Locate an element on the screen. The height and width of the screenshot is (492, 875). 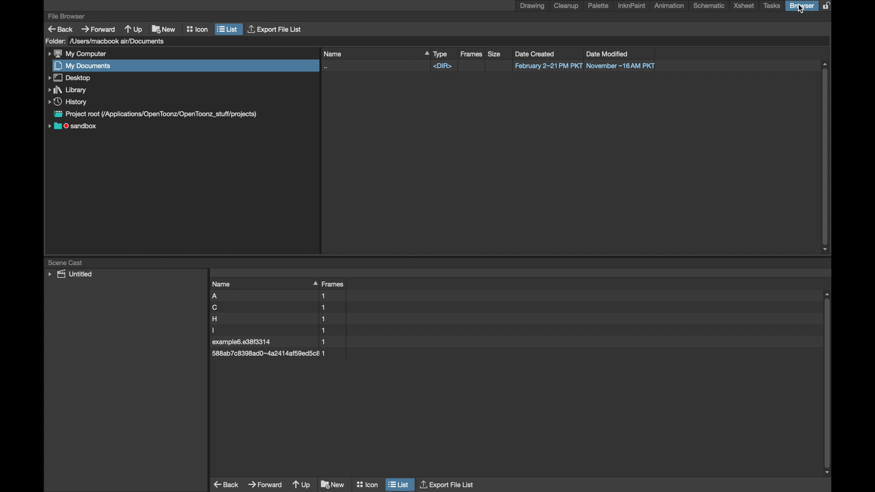
1 is located at coordinates (331, 318).